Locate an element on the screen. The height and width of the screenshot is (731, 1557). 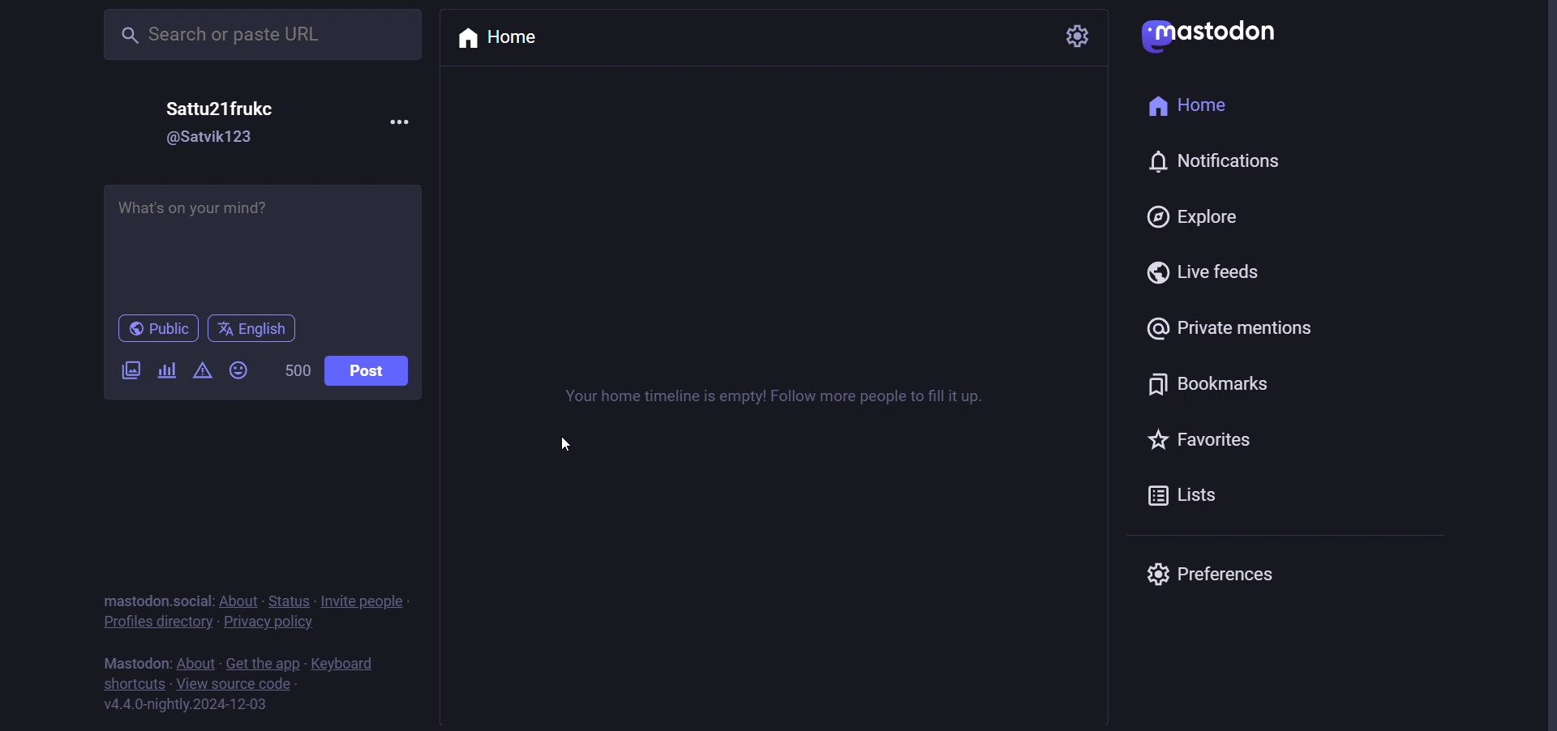
mastodon social is located at coordinates (151, 598).